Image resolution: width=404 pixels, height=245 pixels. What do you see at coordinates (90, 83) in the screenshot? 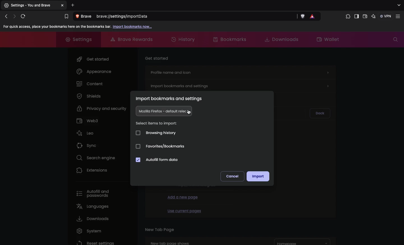
I see `Content` at bounding box center [90, 83].